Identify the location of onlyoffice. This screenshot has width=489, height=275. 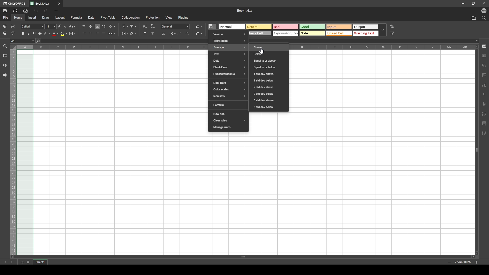
(15, 4).